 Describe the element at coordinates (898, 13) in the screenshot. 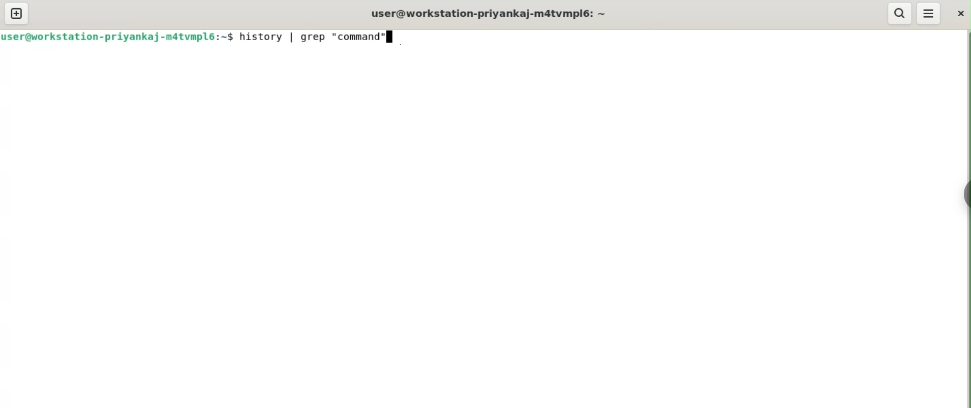

I see `search` at that location.